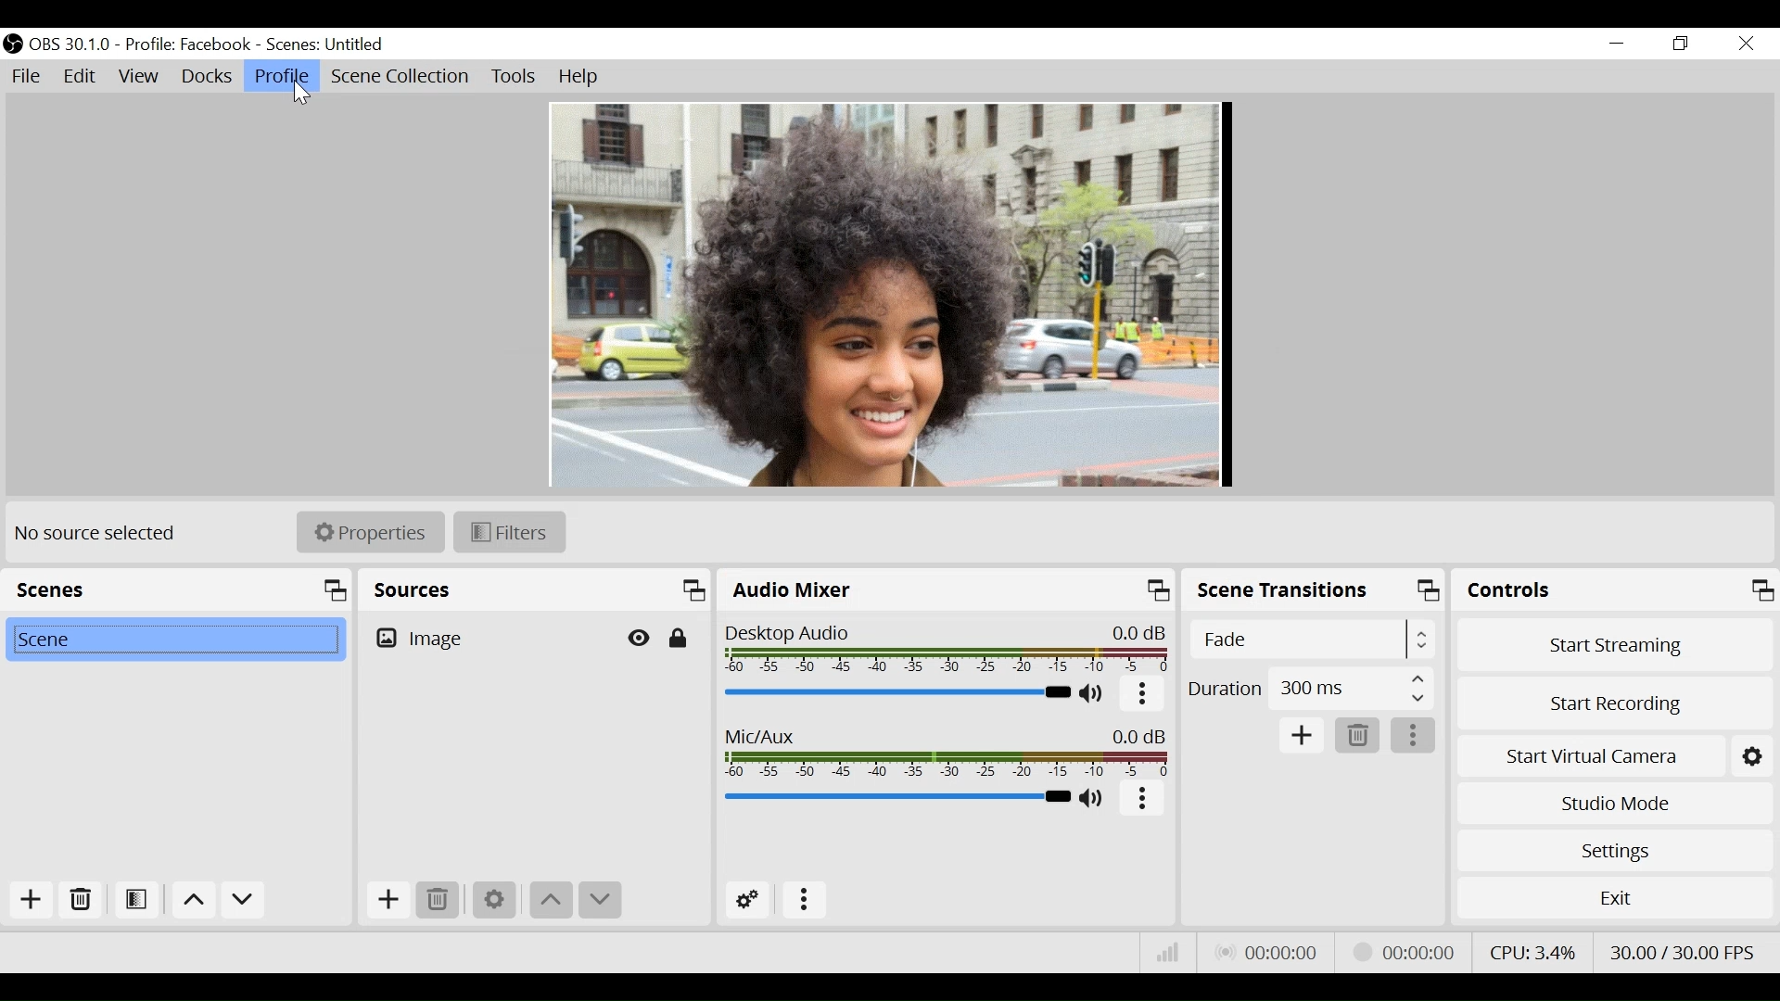 The width and height of the screenshot is (1780, 1001). Describe the element at coordinates (1316, 639) in the screenshot. I see `Select Scene Transition` at that location.